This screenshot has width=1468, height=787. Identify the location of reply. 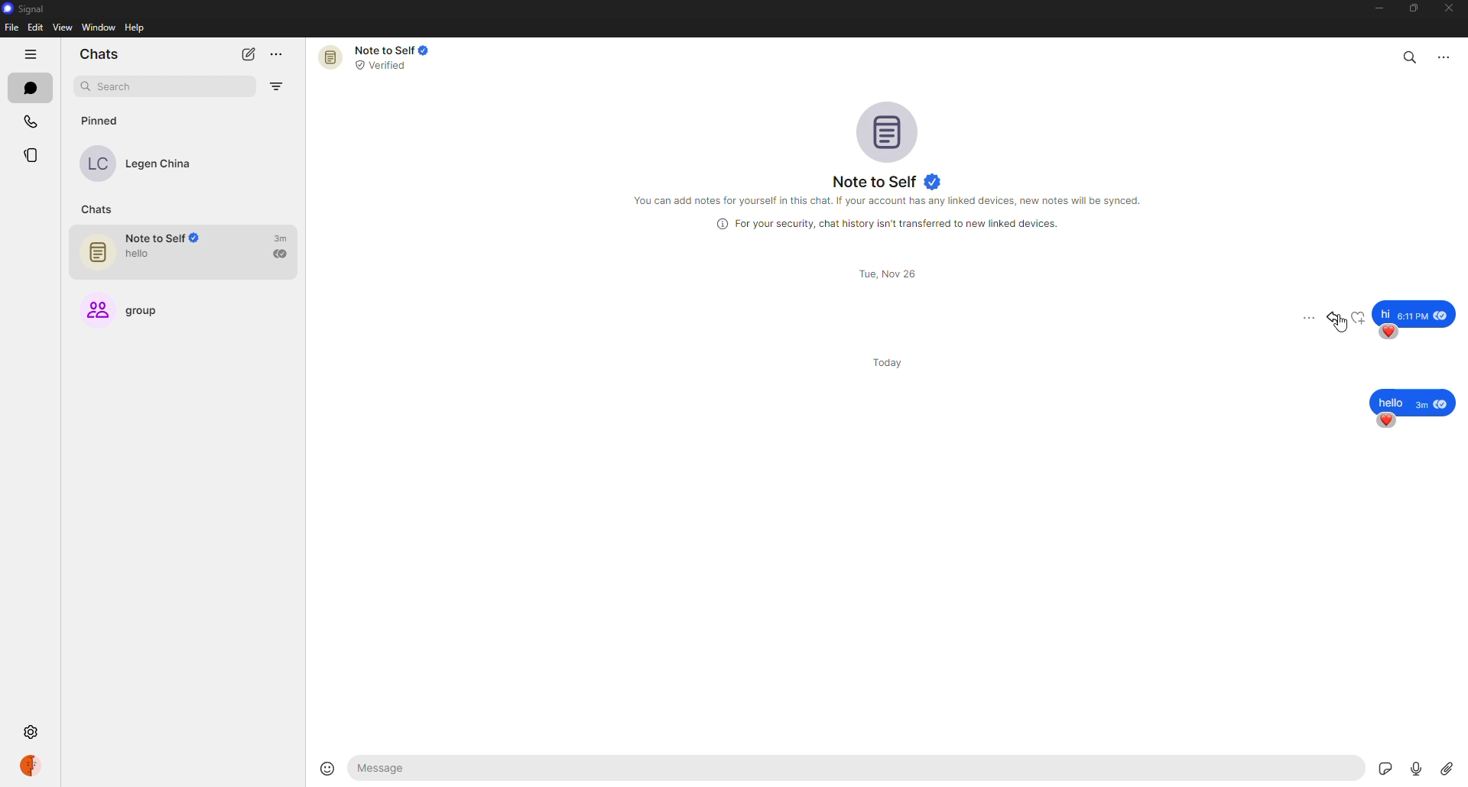
(1334, 318).